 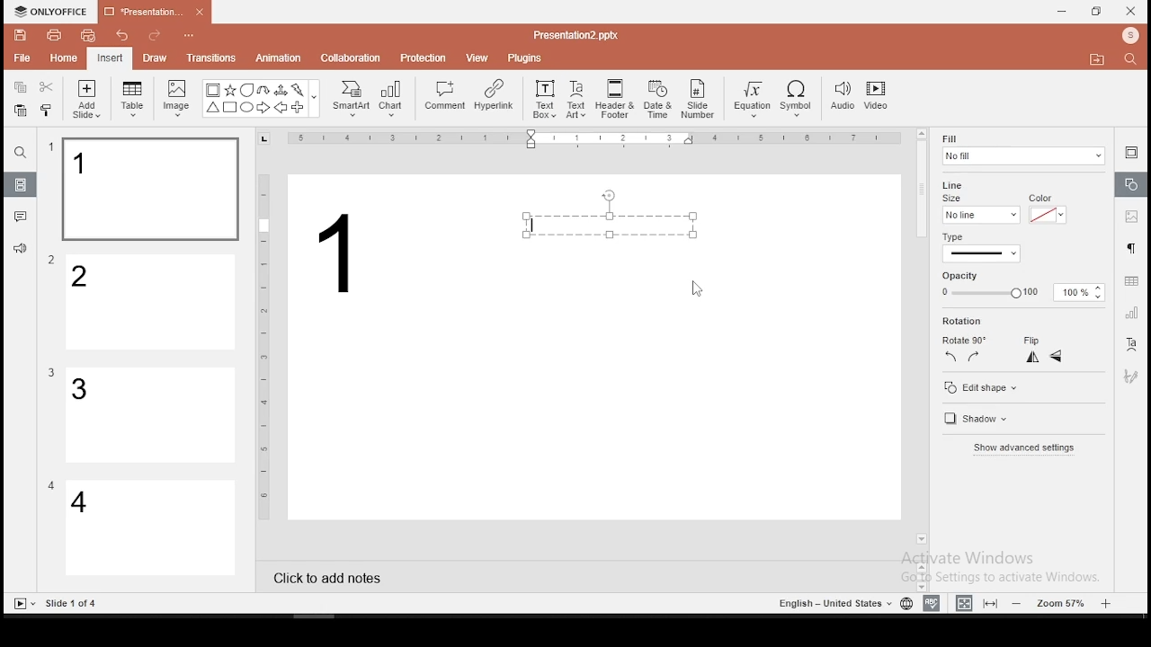 I want to click on video, so click(x=876, y=98).